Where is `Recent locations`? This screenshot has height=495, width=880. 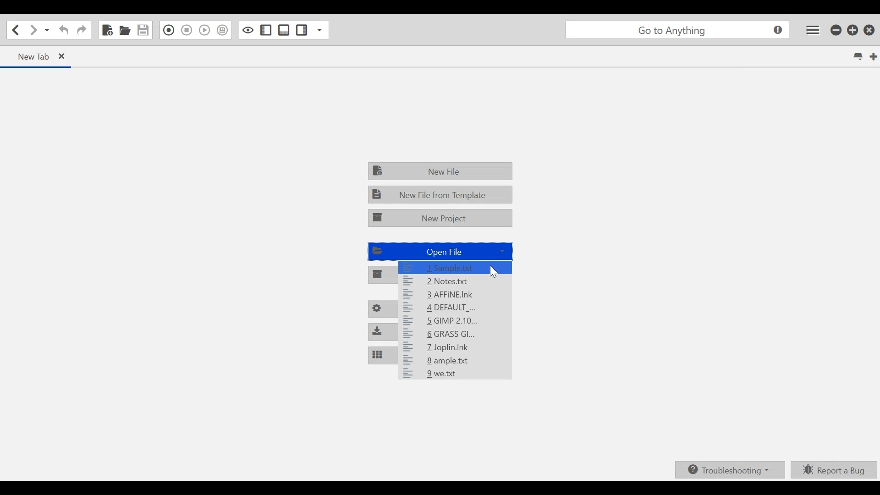
Recent locations is located at coordinates (46, 30).